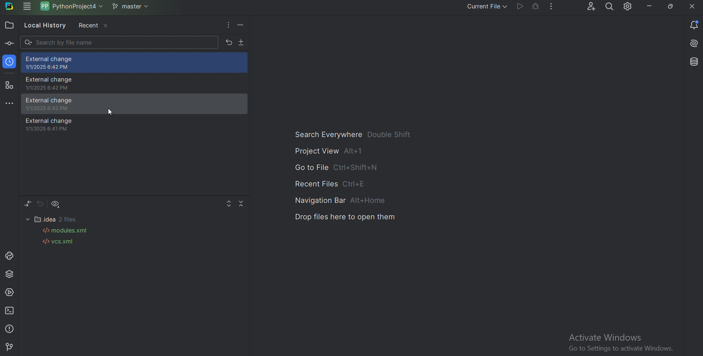 The height and width of the screenshot is (356, 703). Describe the element at coordinates (44, 26) in the screenshot. I see `Local history` at that location.